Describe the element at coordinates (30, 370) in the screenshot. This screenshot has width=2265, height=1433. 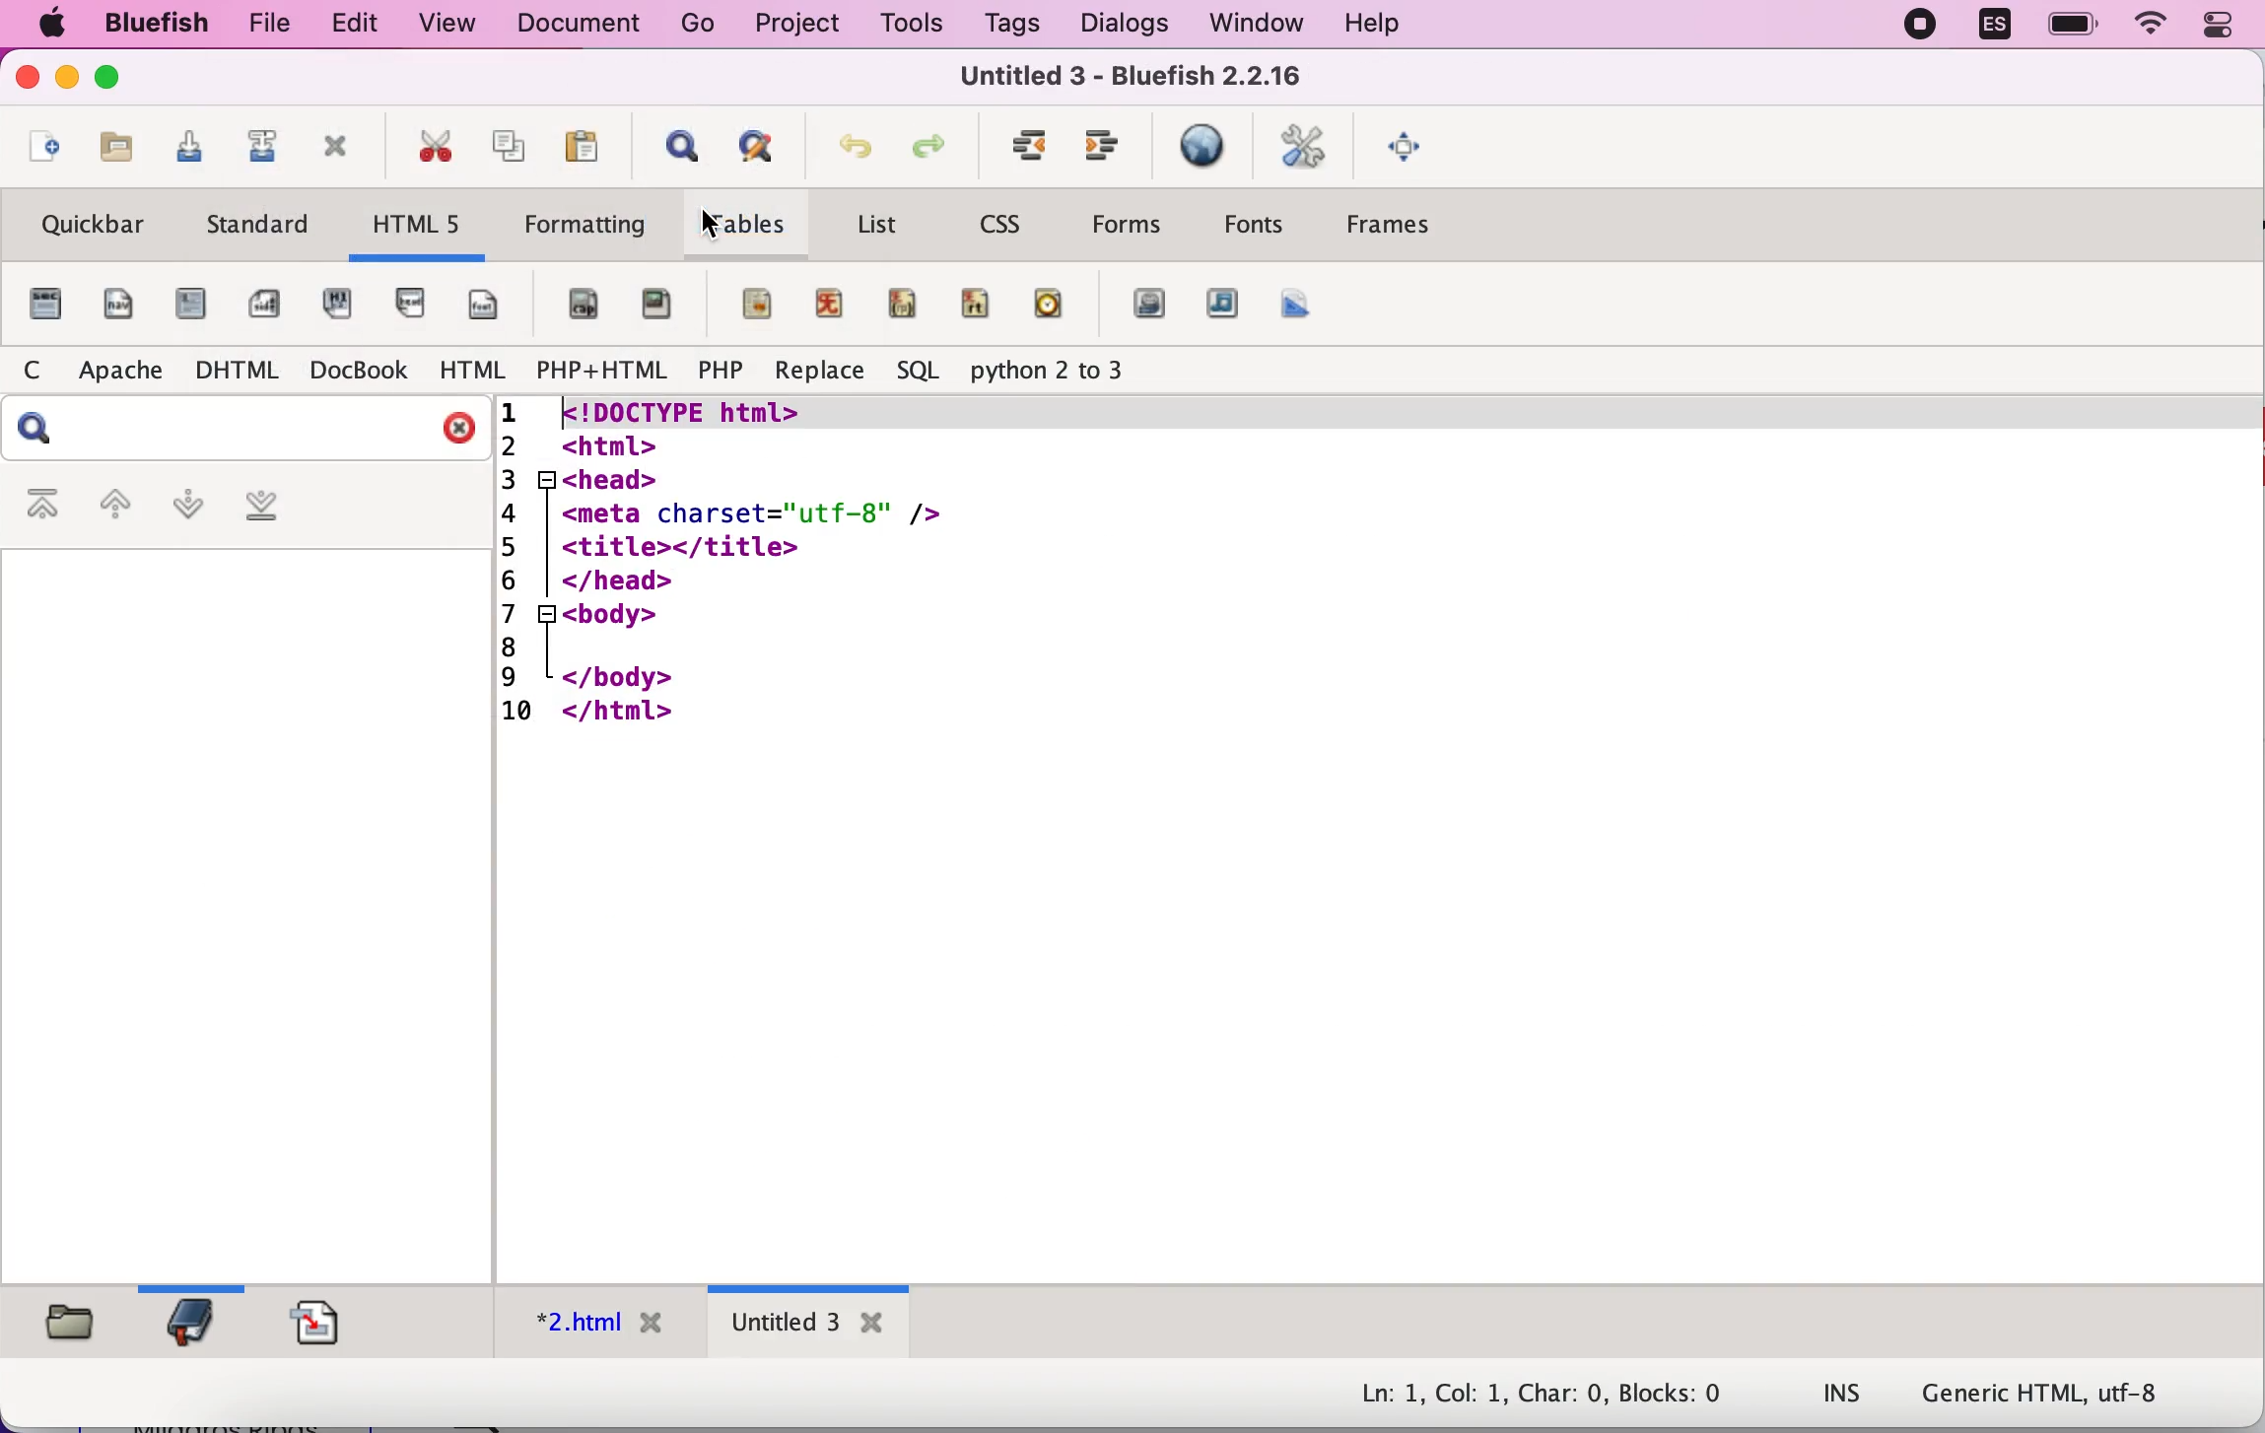
I see `c` at that location.